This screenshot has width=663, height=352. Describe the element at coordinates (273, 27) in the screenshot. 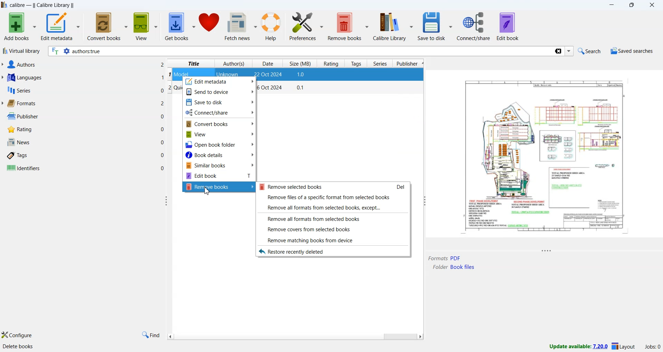

I see `help` at that location.